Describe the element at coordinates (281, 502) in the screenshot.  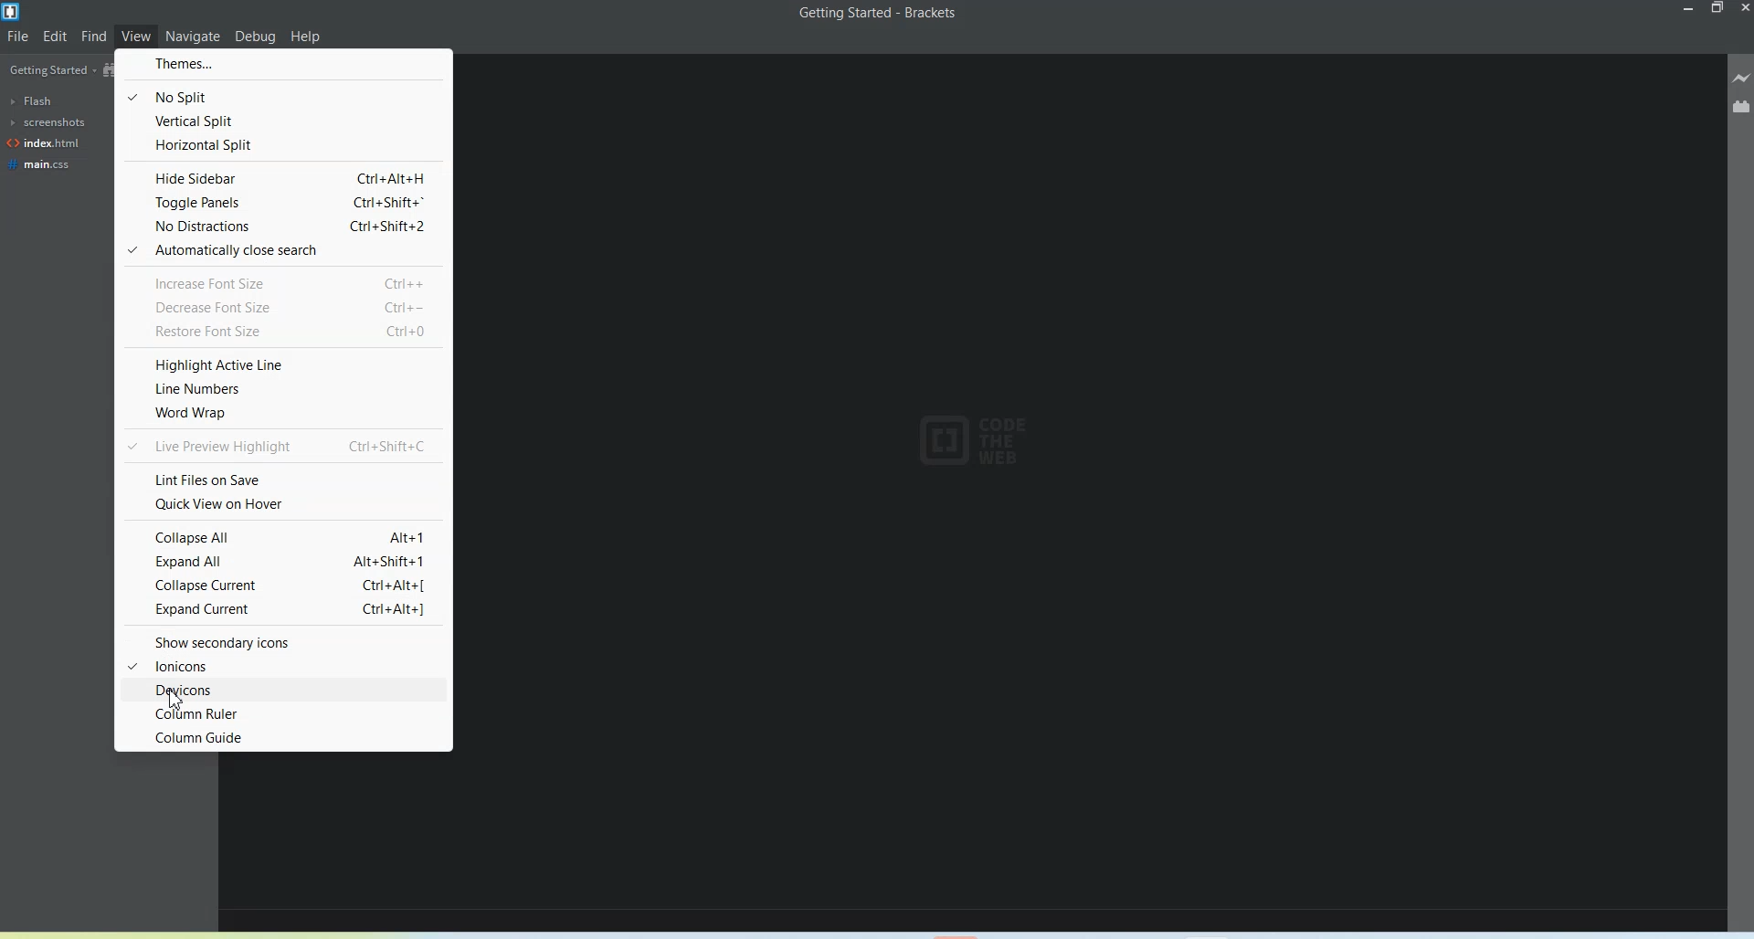
I see `Quick view on Hover` at that location.